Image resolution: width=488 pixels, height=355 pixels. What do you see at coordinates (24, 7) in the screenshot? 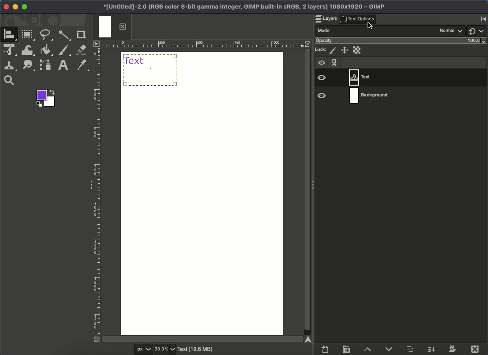
I see `Maximize` at bounding box center [24, 7].